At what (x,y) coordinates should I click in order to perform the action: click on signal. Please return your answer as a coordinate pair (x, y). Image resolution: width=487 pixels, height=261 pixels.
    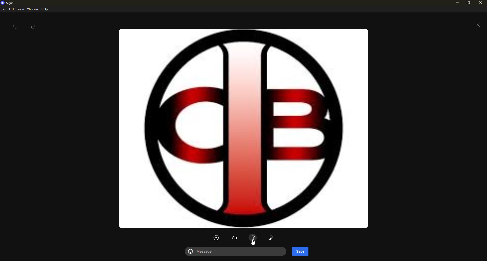
    Looking at the image, I should click on (8, 3).